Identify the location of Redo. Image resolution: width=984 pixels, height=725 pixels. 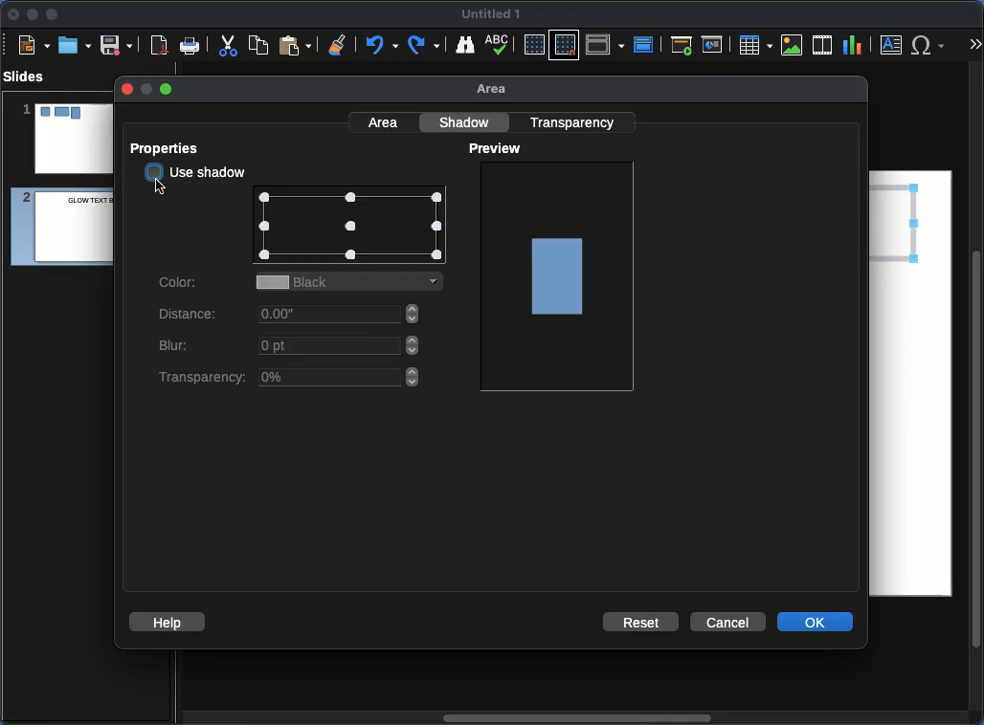
(425, 45).